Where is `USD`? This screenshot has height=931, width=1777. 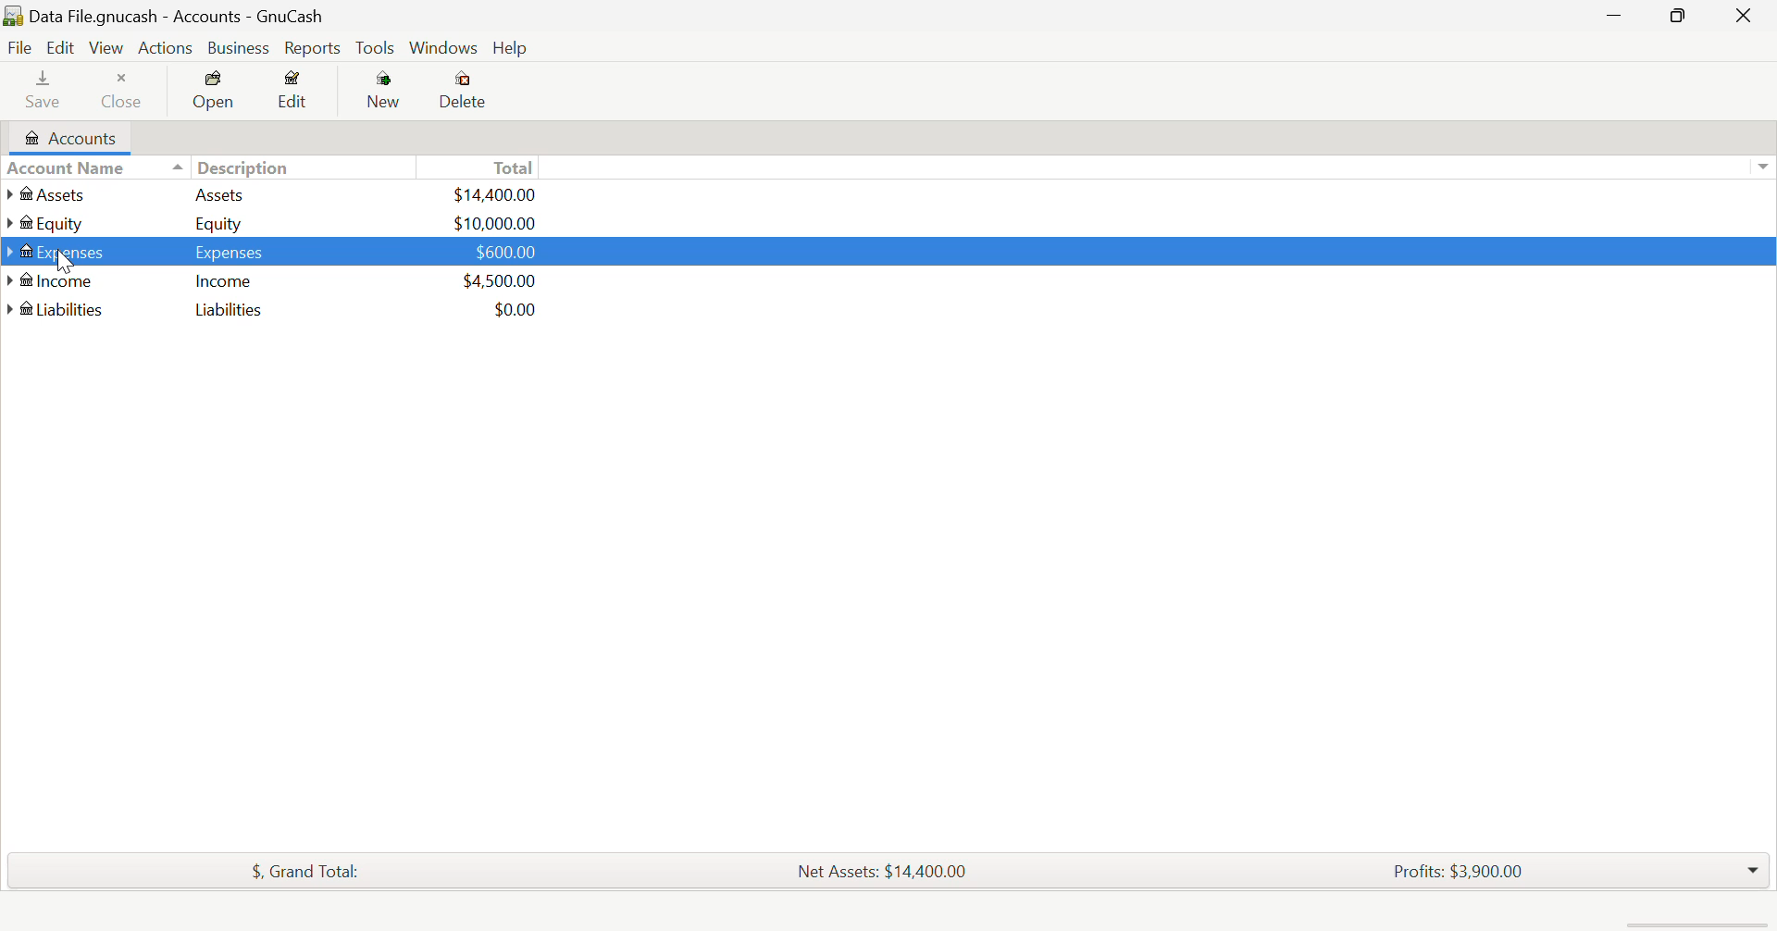 USD is located at coordinates (499, 280).